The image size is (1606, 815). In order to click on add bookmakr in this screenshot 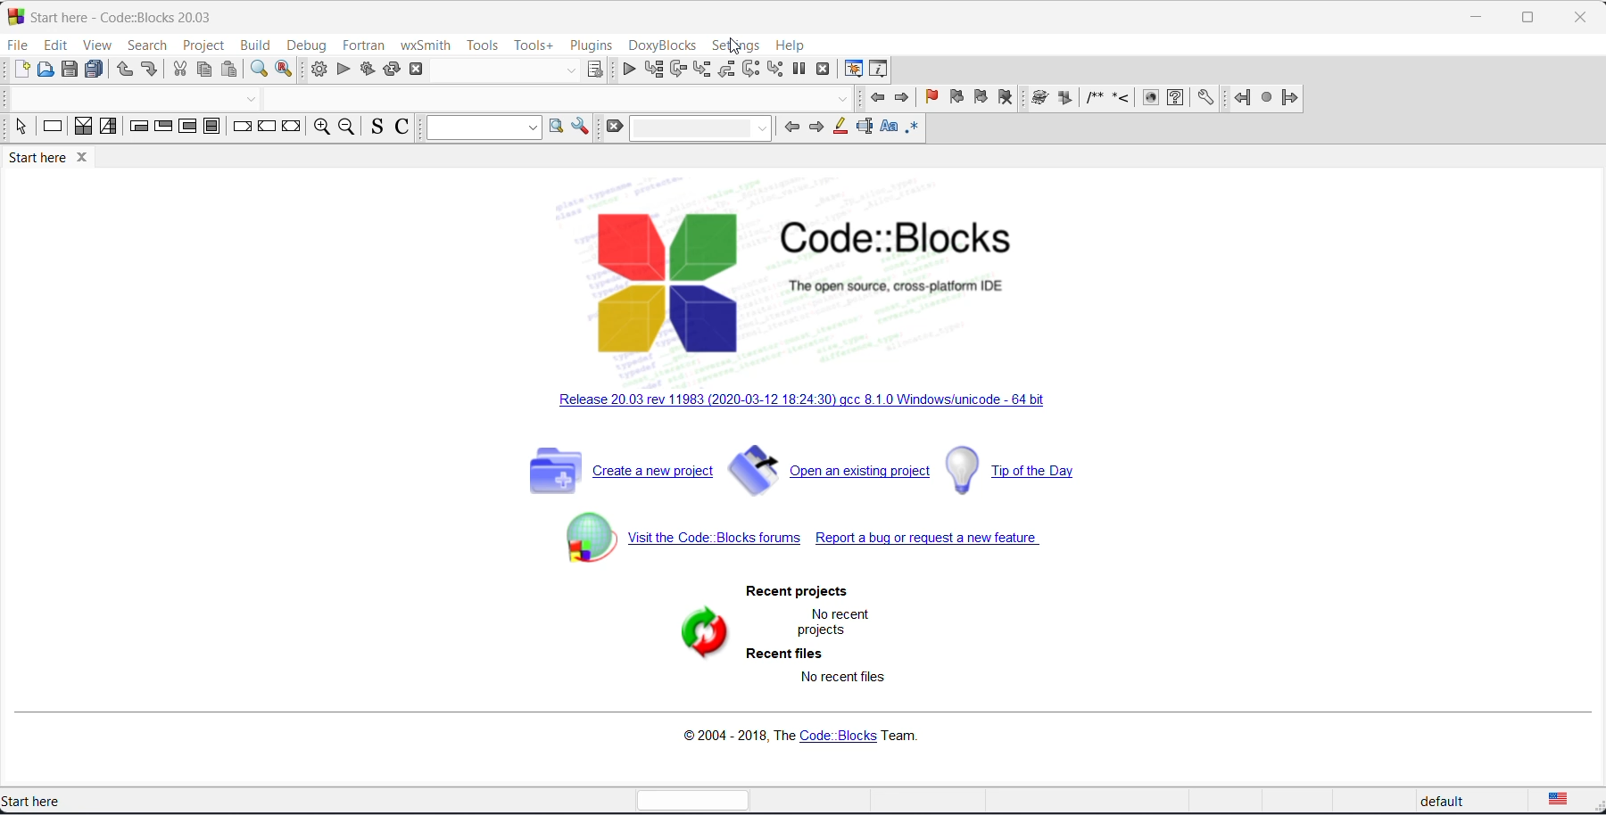, I will do `click(932, 97)`.